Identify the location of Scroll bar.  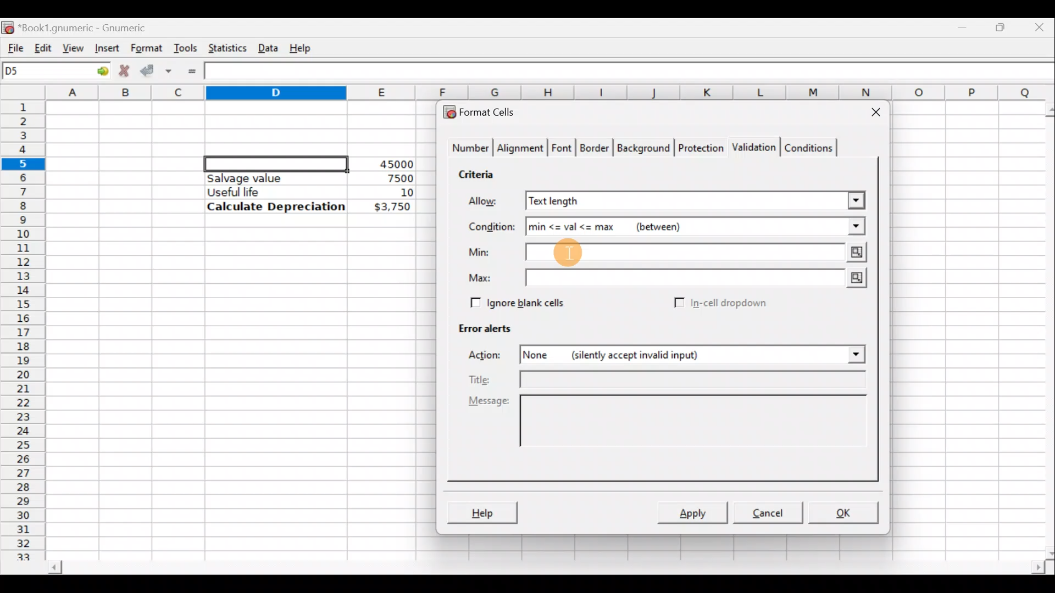
(1043, 329).